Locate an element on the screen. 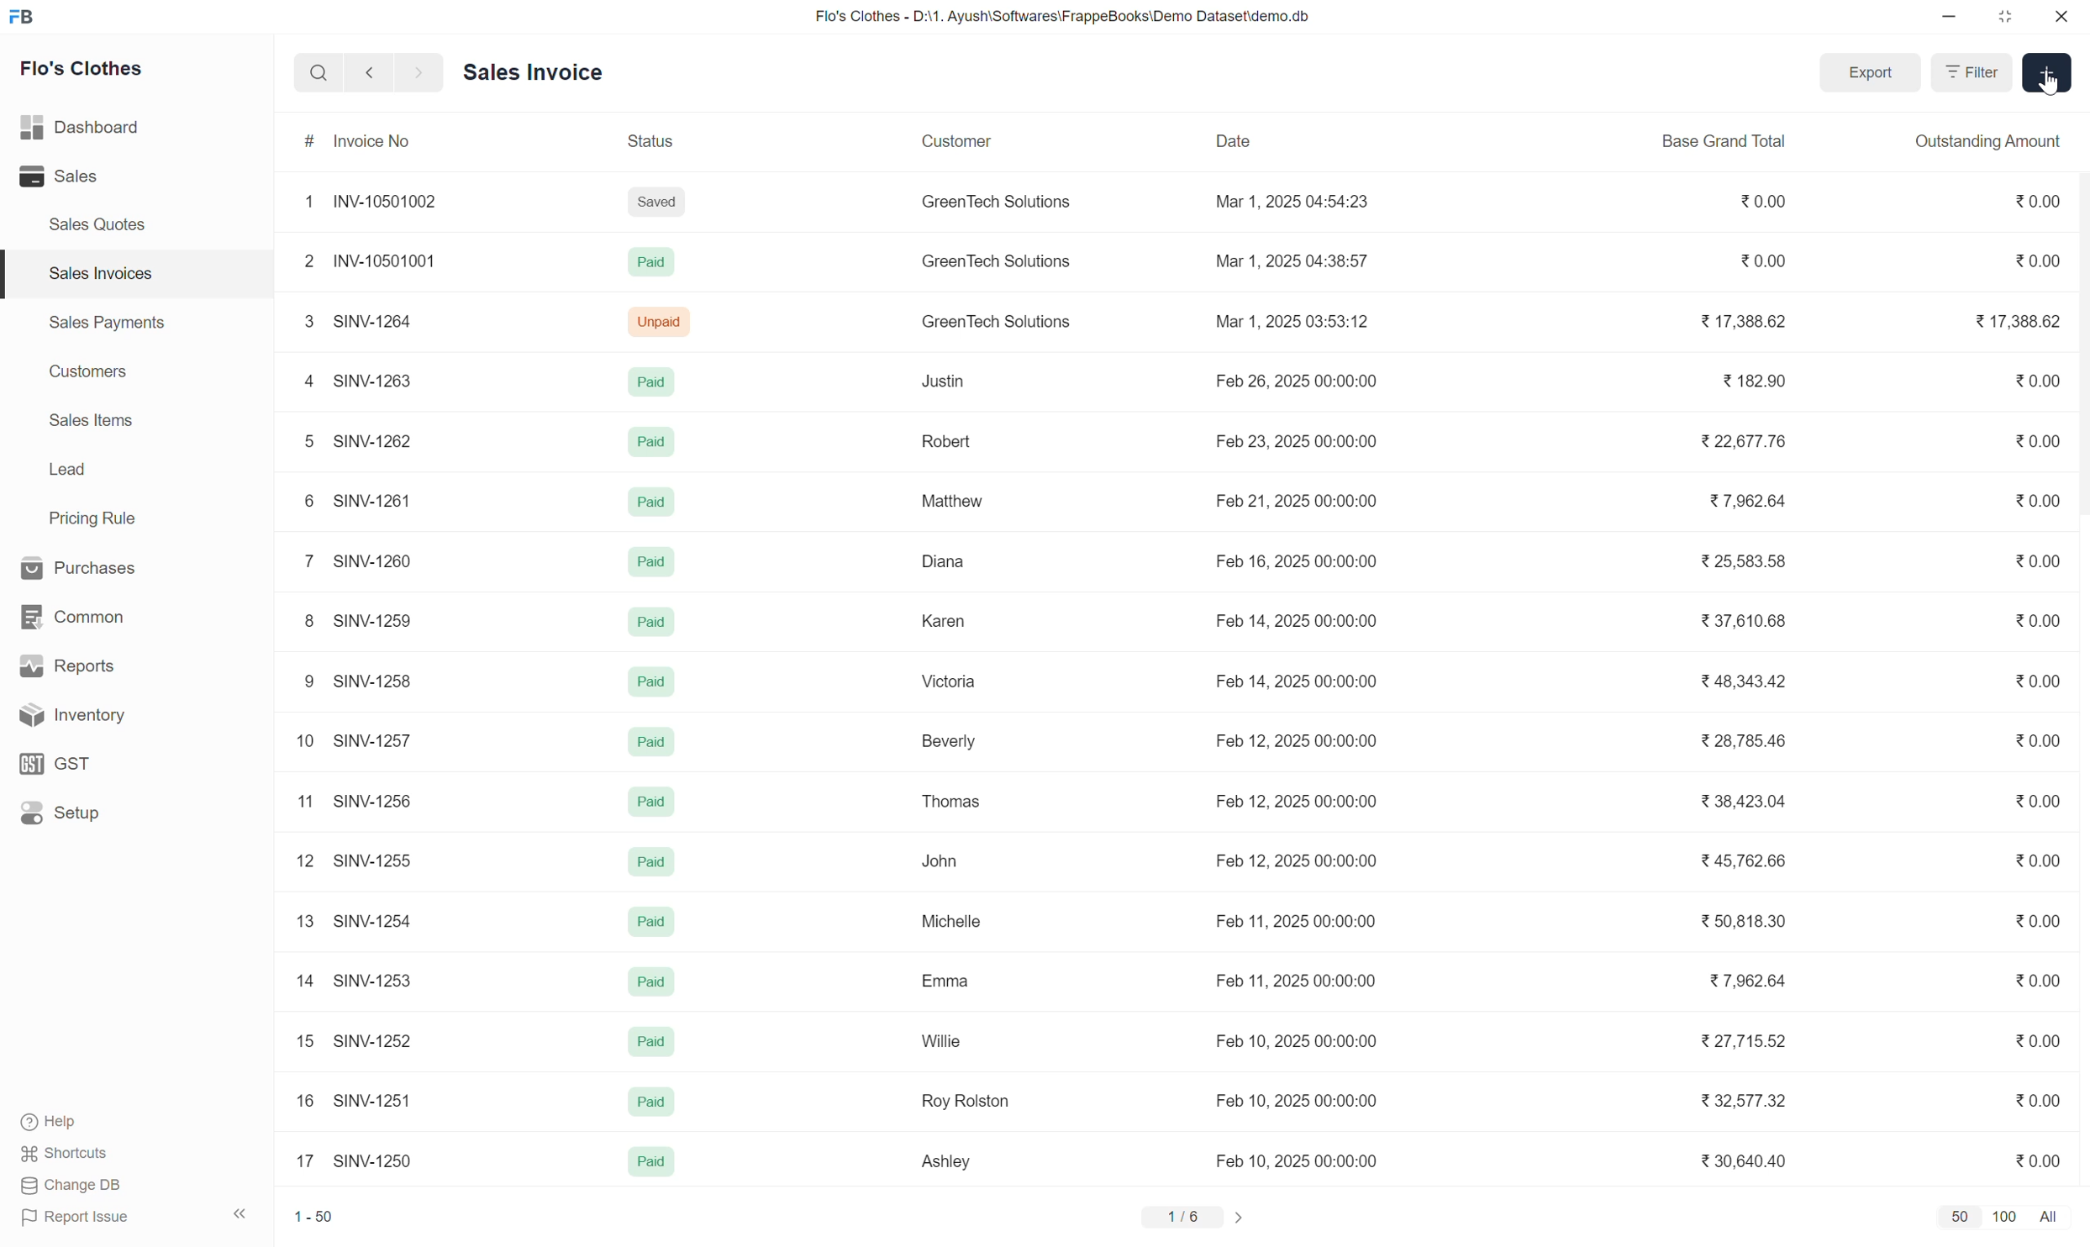  1 is located at coordinates (305, 206).